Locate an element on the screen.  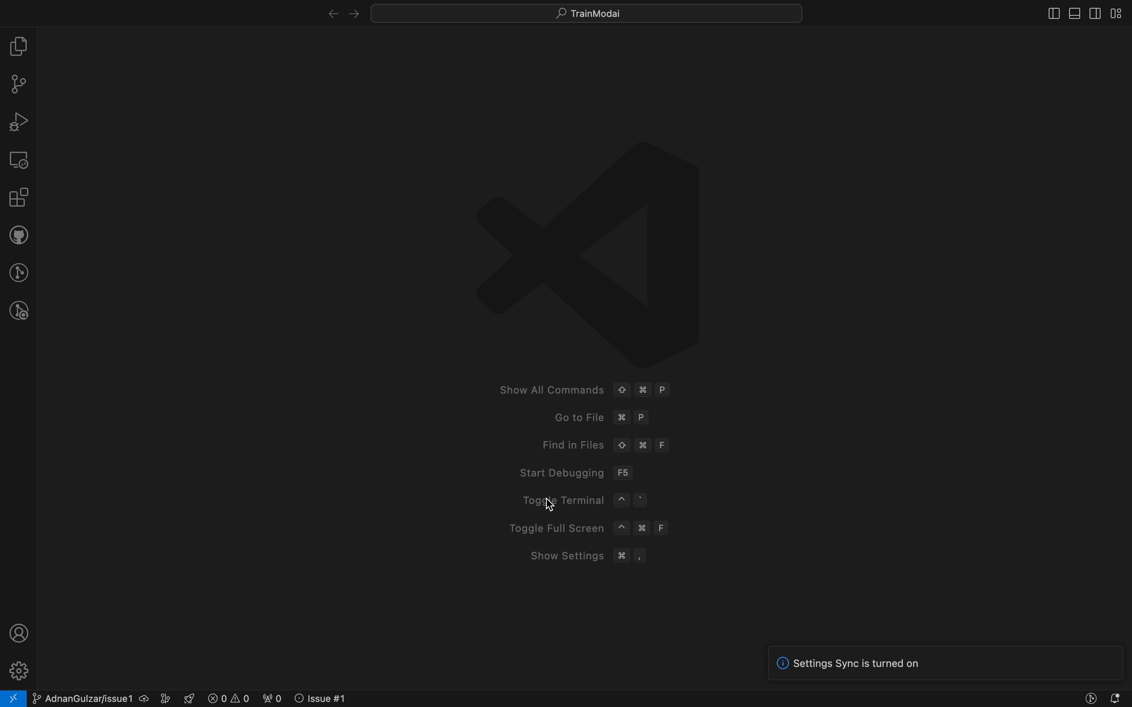
right arrow is located at coordinates (330, 11).